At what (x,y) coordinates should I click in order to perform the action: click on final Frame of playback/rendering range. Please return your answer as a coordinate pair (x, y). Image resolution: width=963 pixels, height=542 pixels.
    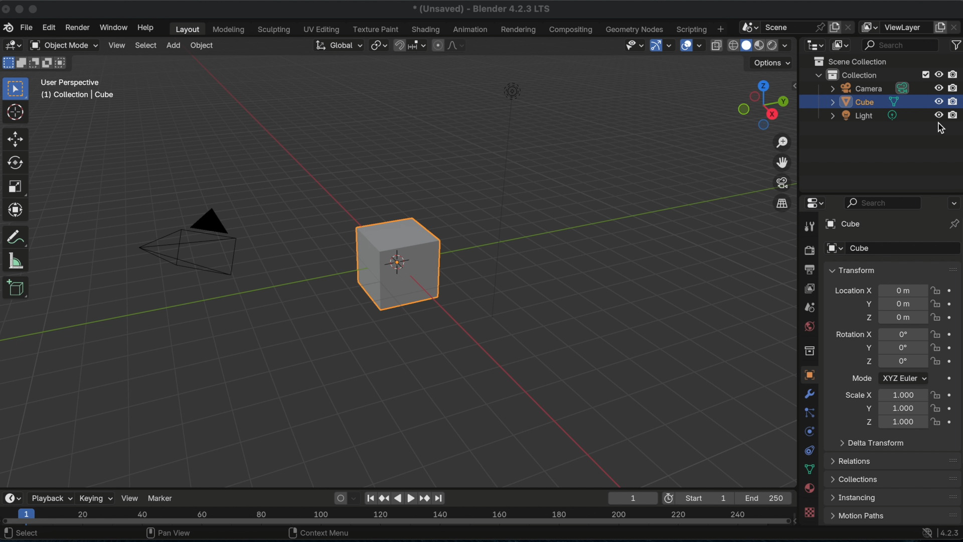
    Looking at the image, I should click on (766, 498).